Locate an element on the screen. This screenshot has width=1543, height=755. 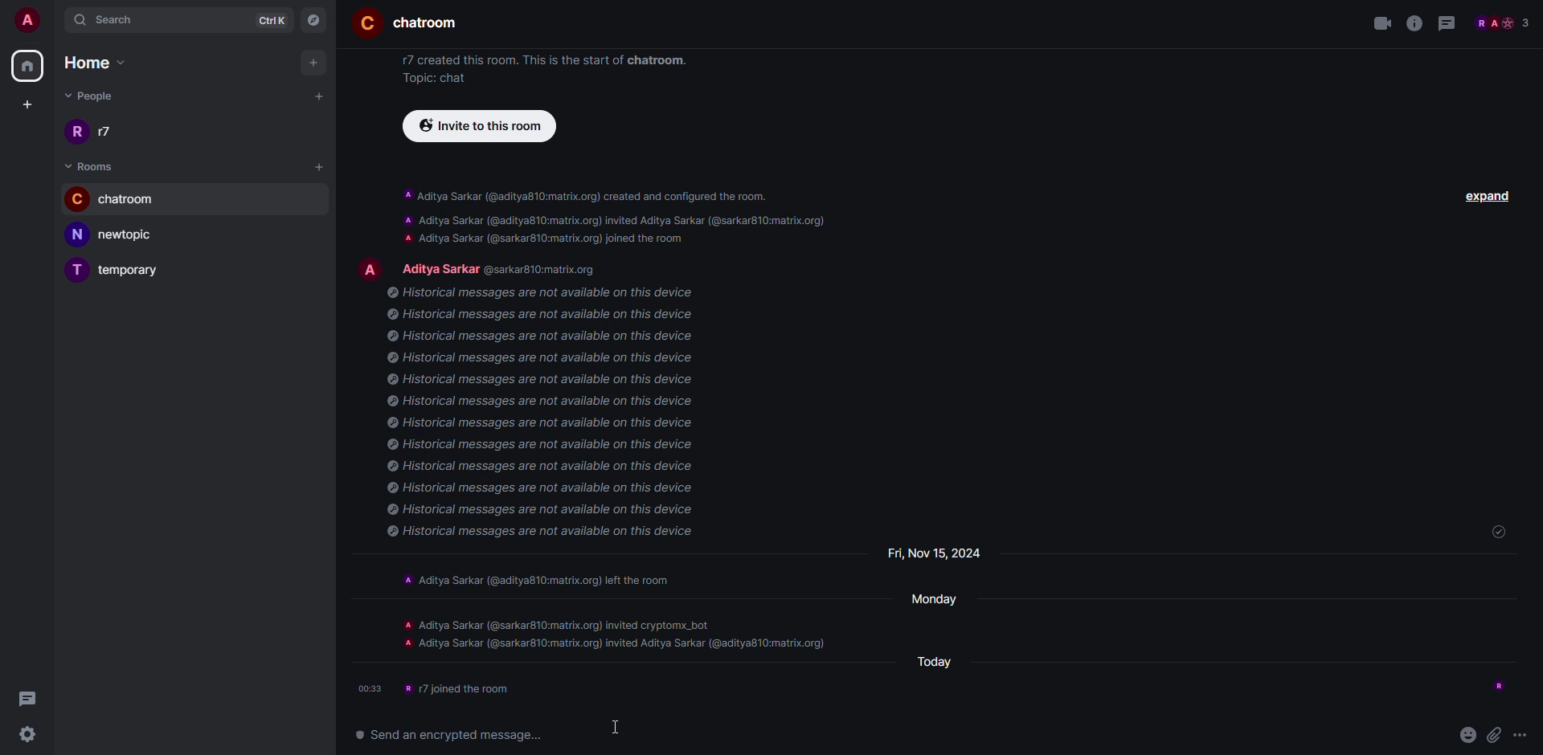
17 created this room. This is the start of chatroom.
Topic: chat is located at coordinates (540, 68).